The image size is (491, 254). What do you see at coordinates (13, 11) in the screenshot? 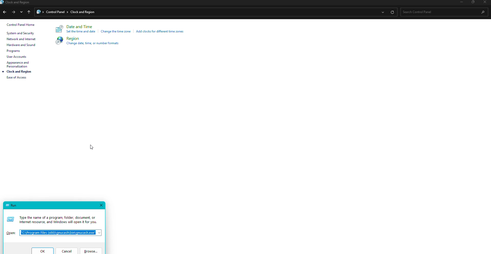
I see `next` at bounding box center [13, 11].